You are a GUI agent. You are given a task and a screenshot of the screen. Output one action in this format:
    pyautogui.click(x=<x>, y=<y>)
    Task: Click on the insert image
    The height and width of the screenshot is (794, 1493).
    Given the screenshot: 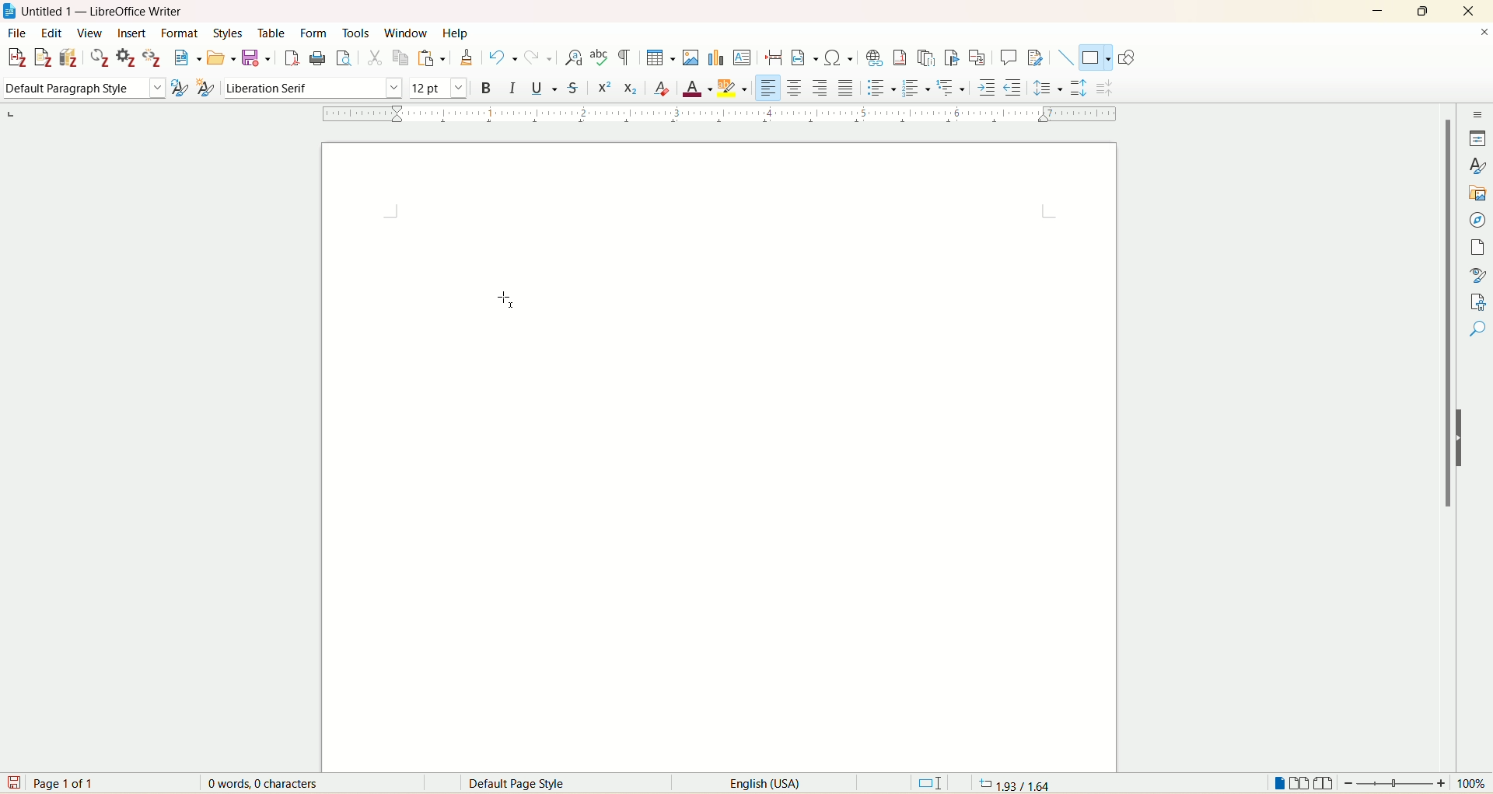 What is the action you would take?
    pyautogui.click(x=693, y=57)
    